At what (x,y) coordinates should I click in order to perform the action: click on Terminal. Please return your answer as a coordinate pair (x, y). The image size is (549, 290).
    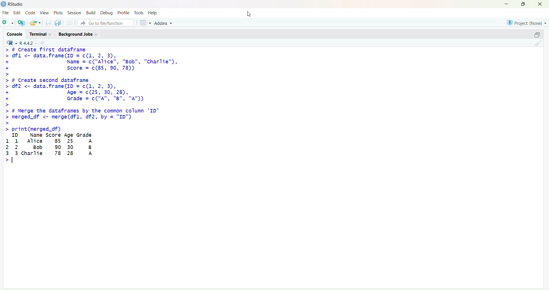
    Looking at the image, I should click on (42, 33).